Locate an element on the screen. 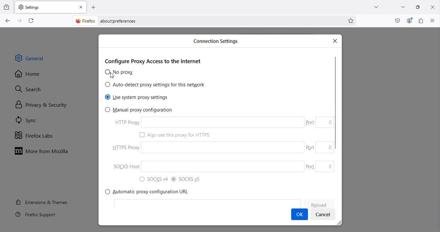  HTTP proxy is located at coordinates (207, 122).